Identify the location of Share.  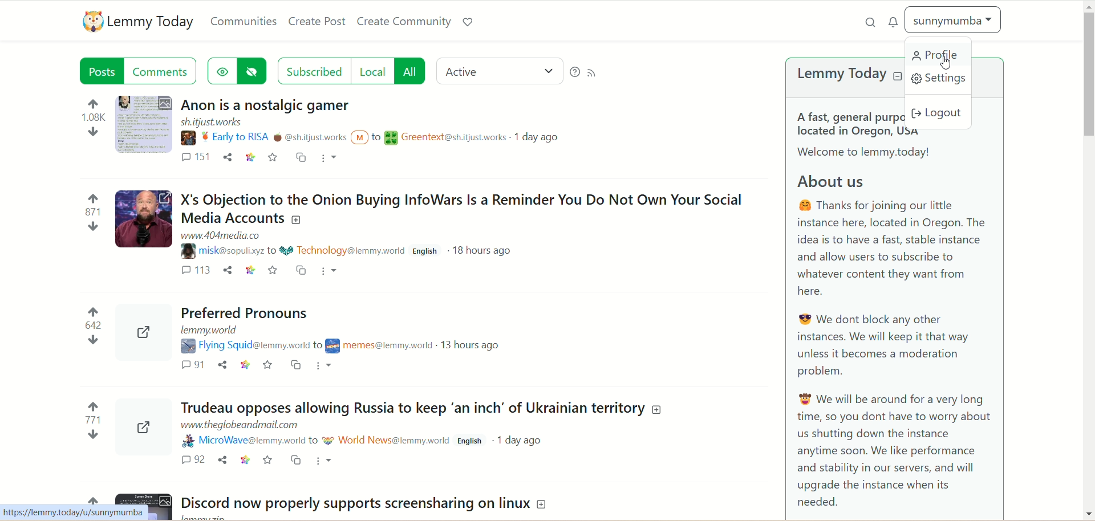
(228, 270).